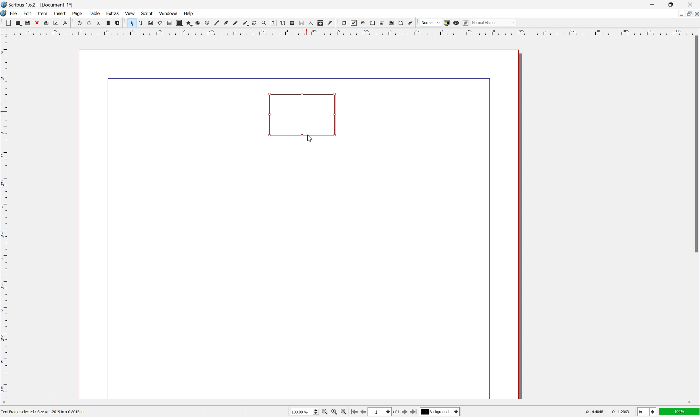 The image size is (700, 417). I want to click on undo, so click(80, 23).